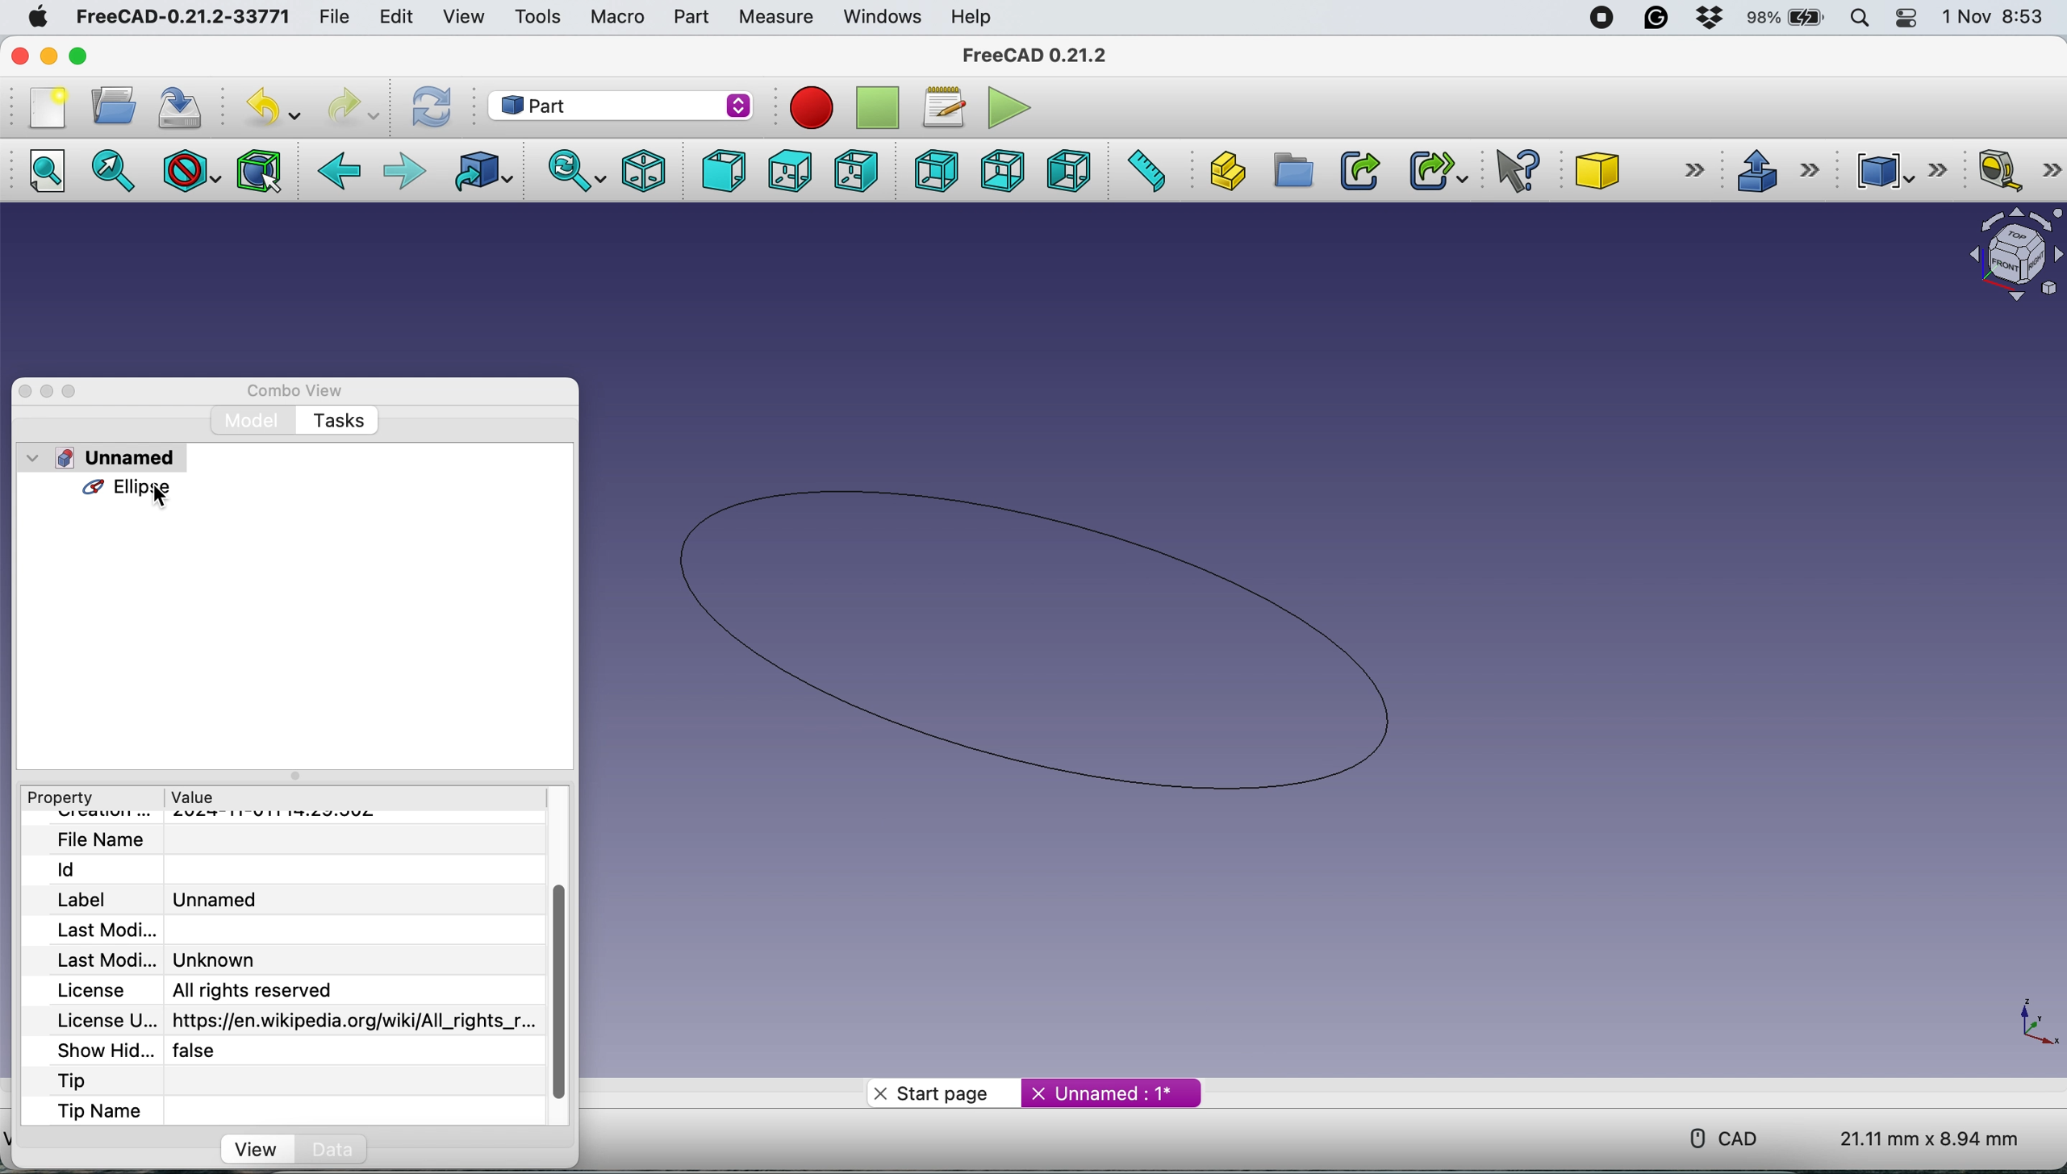  What do you see at coordinates (1433, 172) in the screenshot?
I see `make sub link` at bounding box center [1433, 172].